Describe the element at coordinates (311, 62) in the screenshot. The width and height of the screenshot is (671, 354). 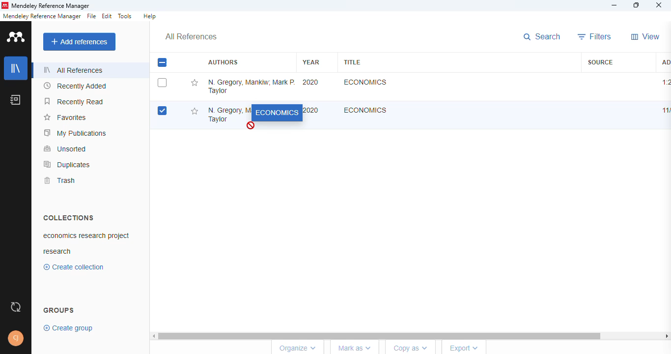
I see `year` at that location.